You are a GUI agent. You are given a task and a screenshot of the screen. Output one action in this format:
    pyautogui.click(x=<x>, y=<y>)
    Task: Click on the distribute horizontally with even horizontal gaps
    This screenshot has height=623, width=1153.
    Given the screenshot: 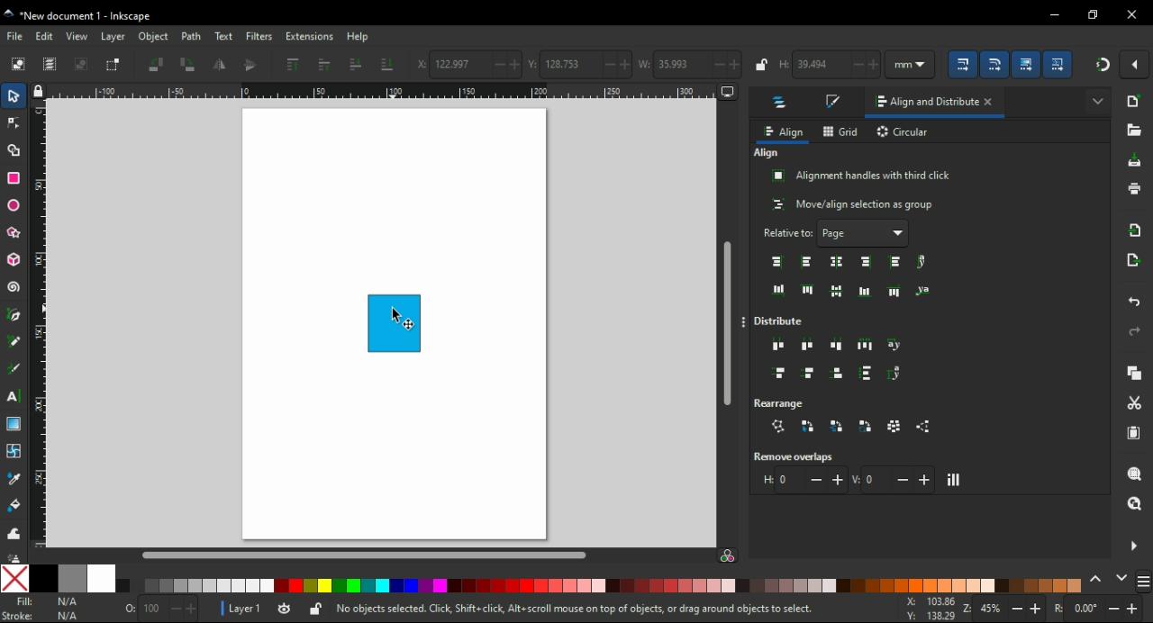 What is the action you would take?
    pyautogui.click(x=867, y=347)
    